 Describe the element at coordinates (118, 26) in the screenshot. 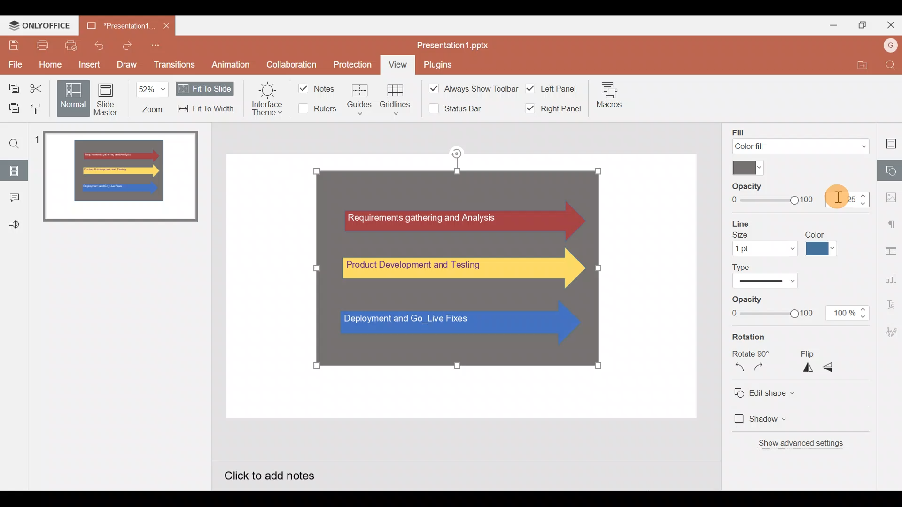

I see `Presentation1.` at that location.